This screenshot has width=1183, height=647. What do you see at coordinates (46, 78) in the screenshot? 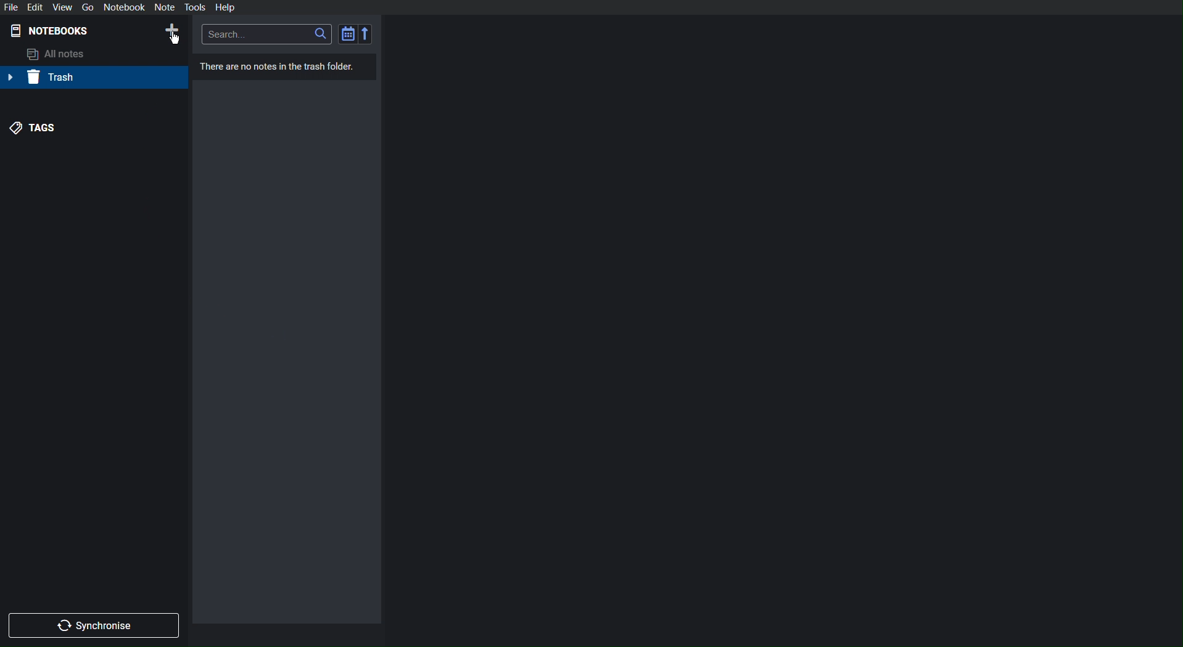
I see `Trash` at bounding box center [46, 78].